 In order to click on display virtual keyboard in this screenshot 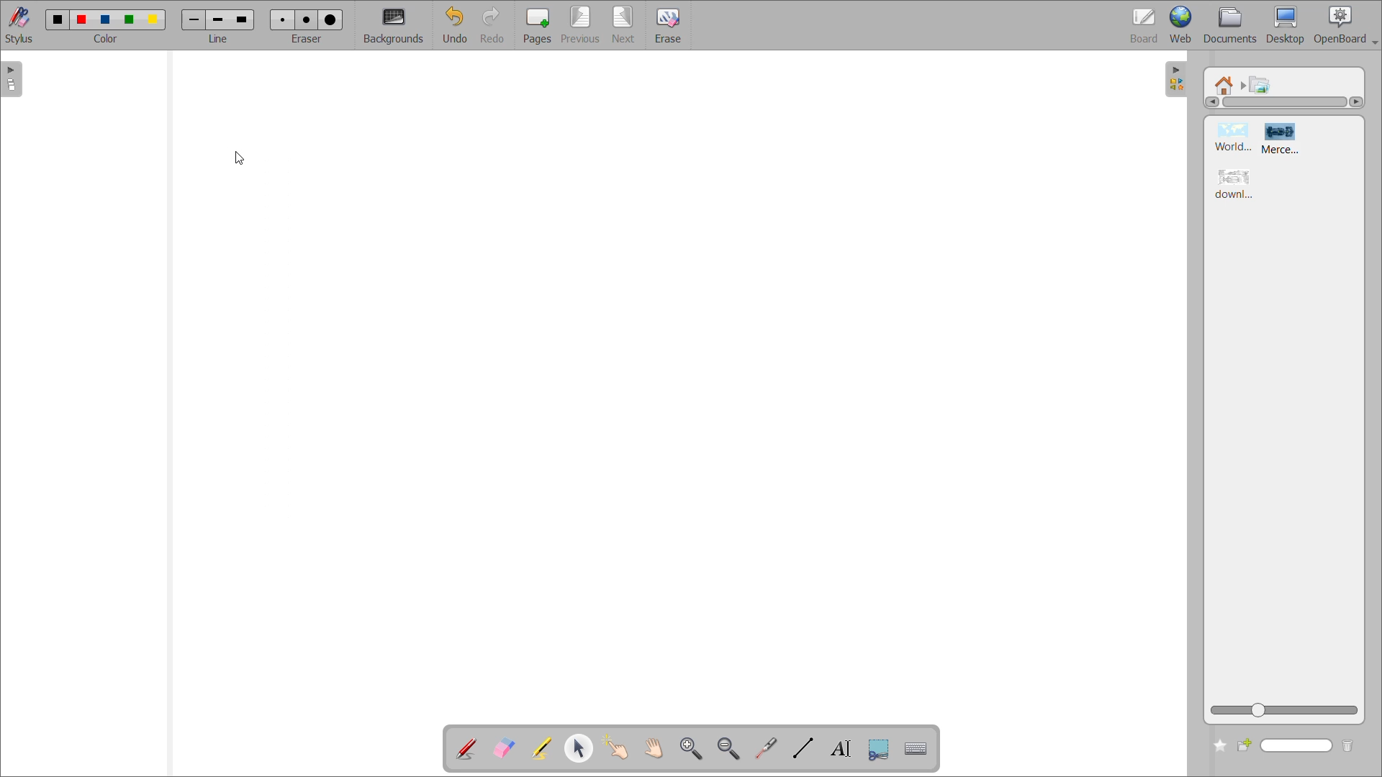, I will do `click(918, 748)`.